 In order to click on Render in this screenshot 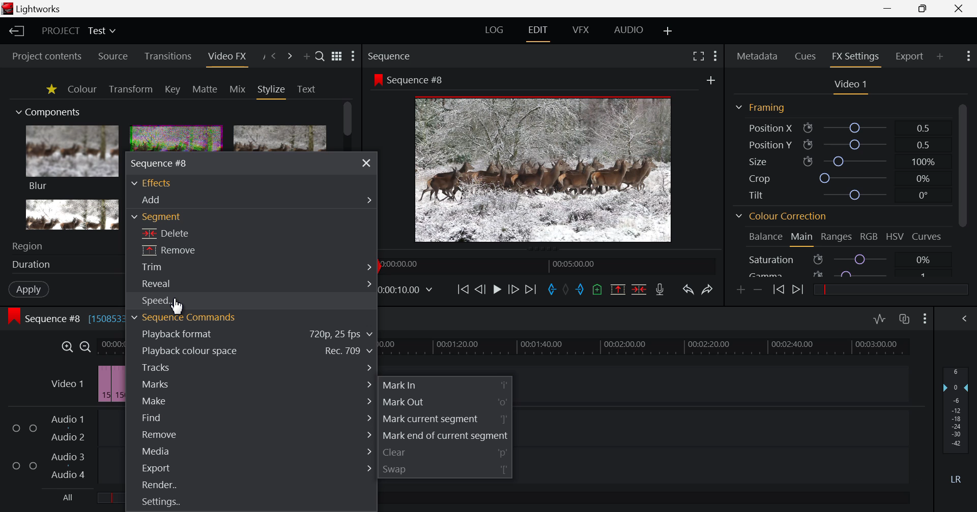, I will do `click(251, 487)`.